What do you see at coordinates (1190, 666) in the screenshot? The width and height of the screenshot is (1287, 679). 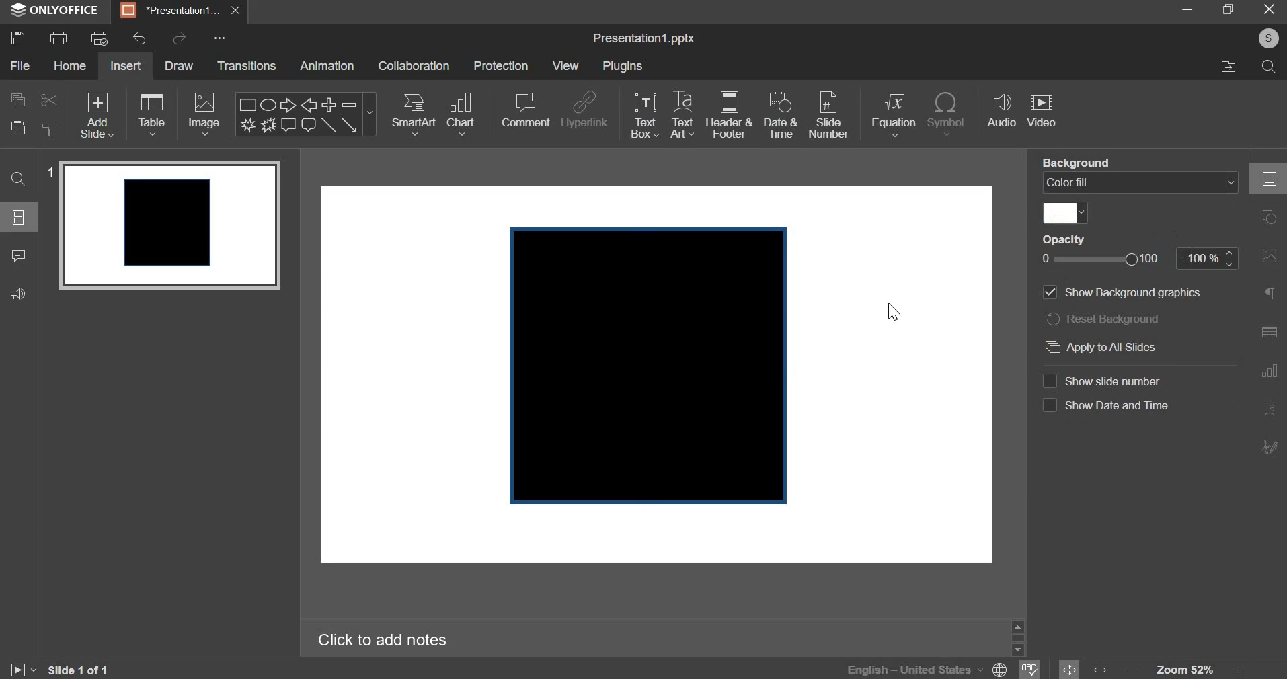 I see `zoom` at bounding box center [1190, 666].